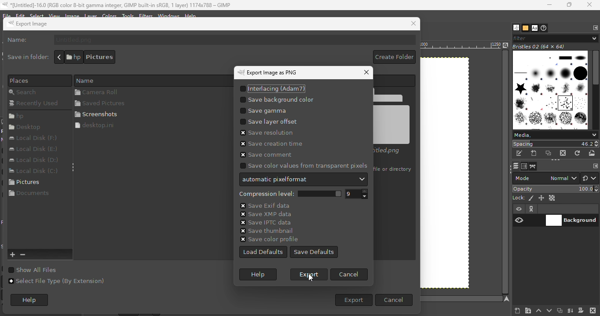 Image resolution: width=600 pixels, height=316 pixels. What do you see at coordinates (234, 40) in the screenshot?
I see `Untitled.png` at bounding box center [234, 40].